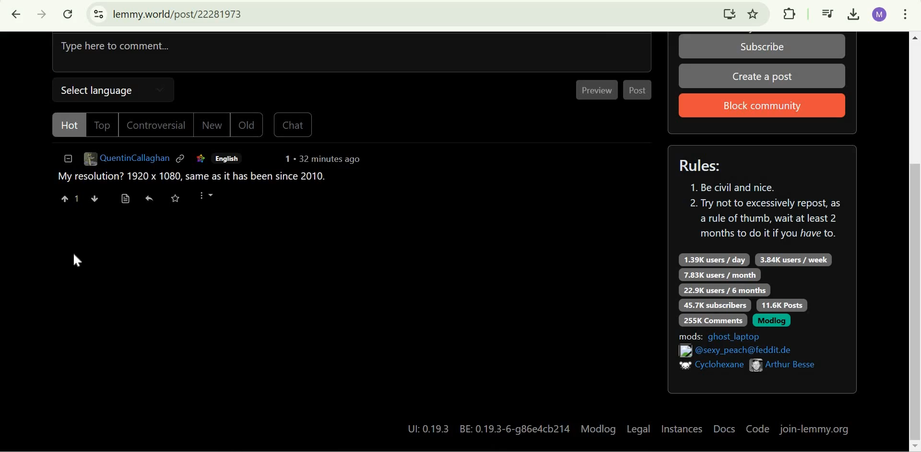 The width and height of the screenshot is (921, 452). Describe the element at coordinates (724, 430) in the screenshot. I see `Docs` at that location.